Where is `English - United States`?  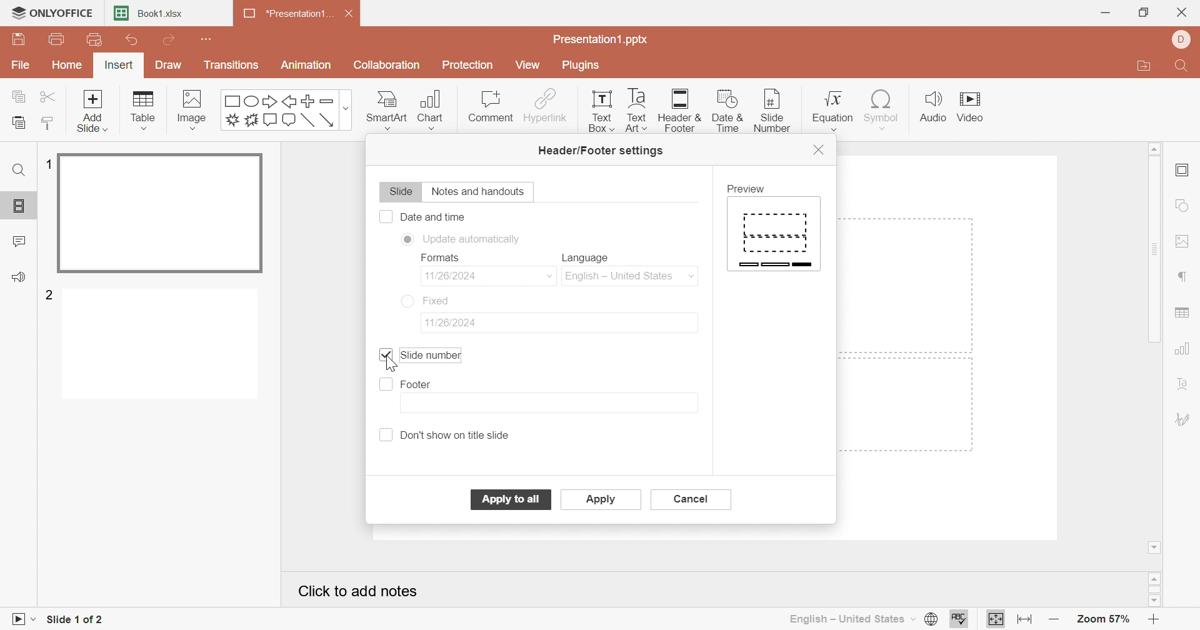
English - United States is located at coordinates (851, 619).